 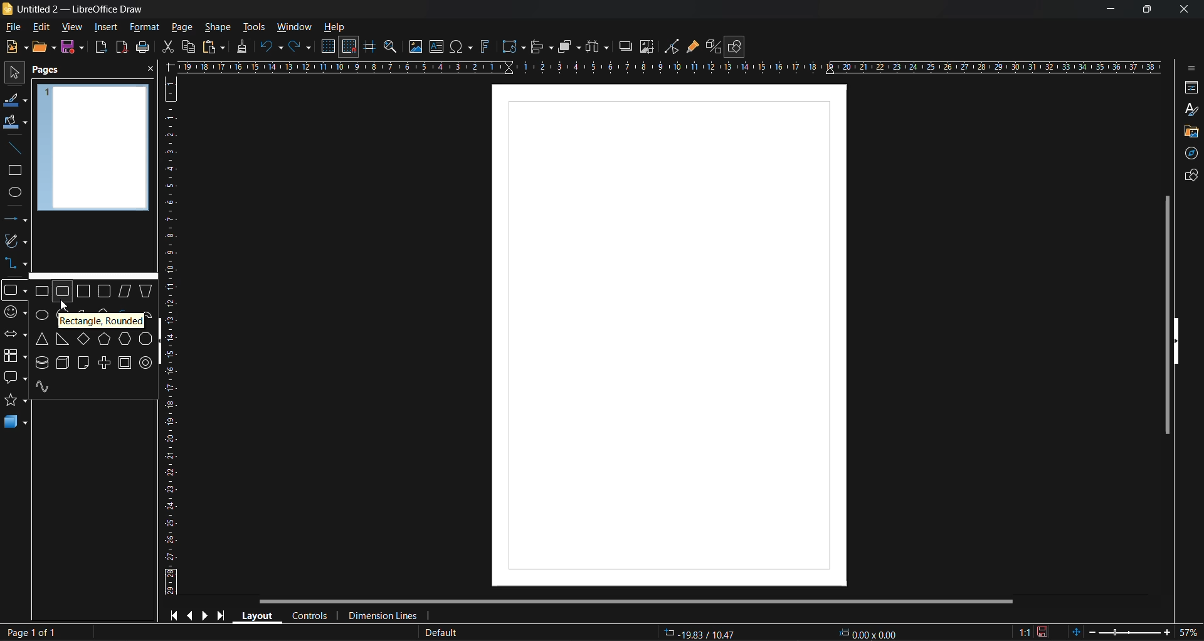 What do you see at coordinates (514, 47) in the screenshot?
I see `transformations` at bounding box center [514, 47].